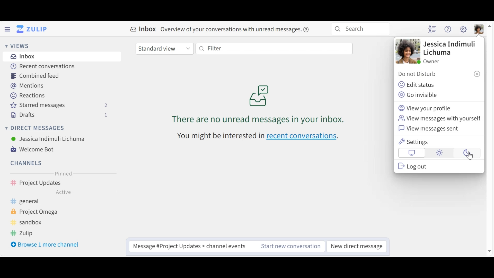  I want to click on Log out, so click(413, 166).